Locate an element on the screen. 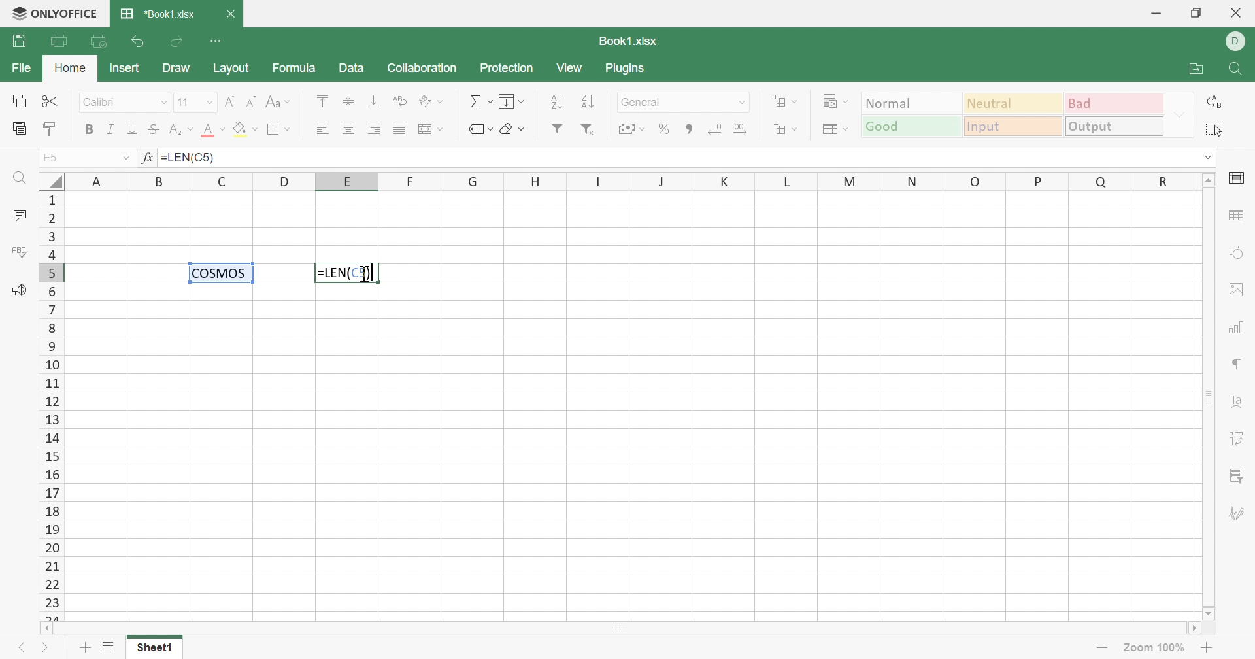 The width and height of the screenshot is (1255, 659). Conditional formatting is located at coordinates (834, 101).